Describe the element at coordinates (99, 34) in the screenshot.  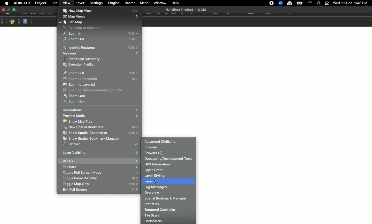
I see `Zoom in` at that location.